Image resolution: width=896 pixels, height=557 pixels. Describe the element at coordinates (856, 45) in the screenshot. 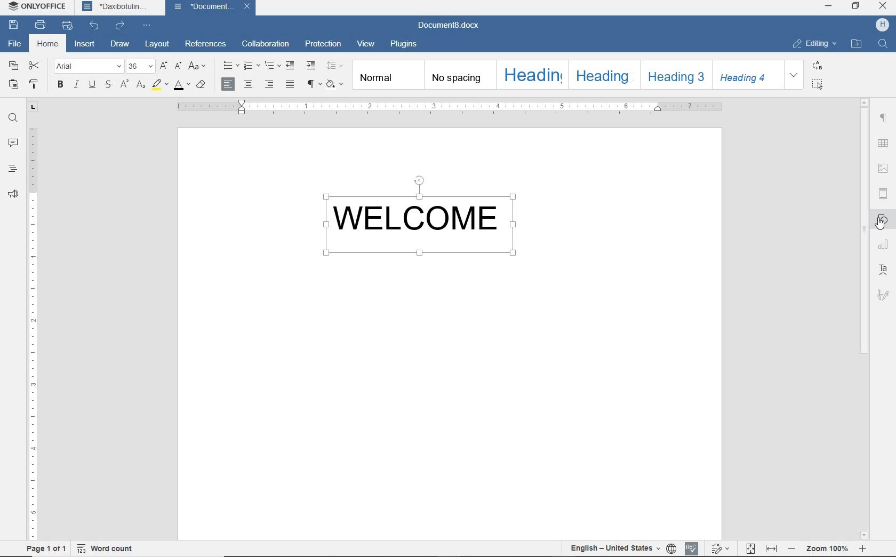

I see `OPEN FILE LOCATION` at that location.